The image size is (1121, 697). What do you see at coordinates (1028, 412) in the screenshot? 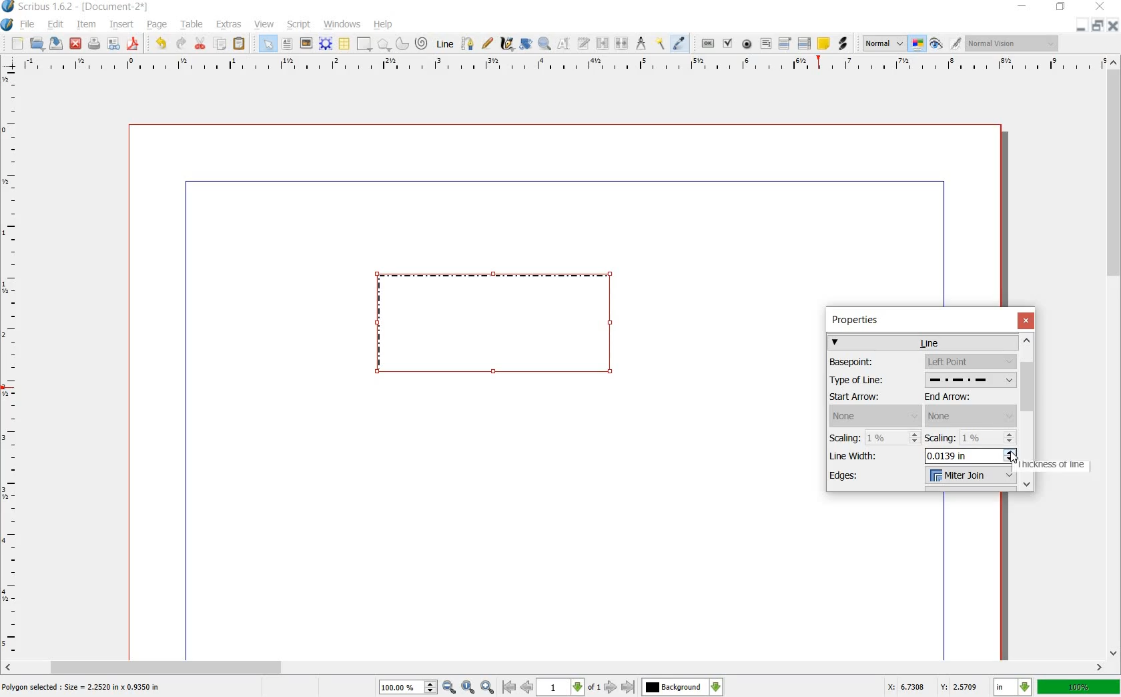
I see `scrollbar` at bounding box center [1028, 412].